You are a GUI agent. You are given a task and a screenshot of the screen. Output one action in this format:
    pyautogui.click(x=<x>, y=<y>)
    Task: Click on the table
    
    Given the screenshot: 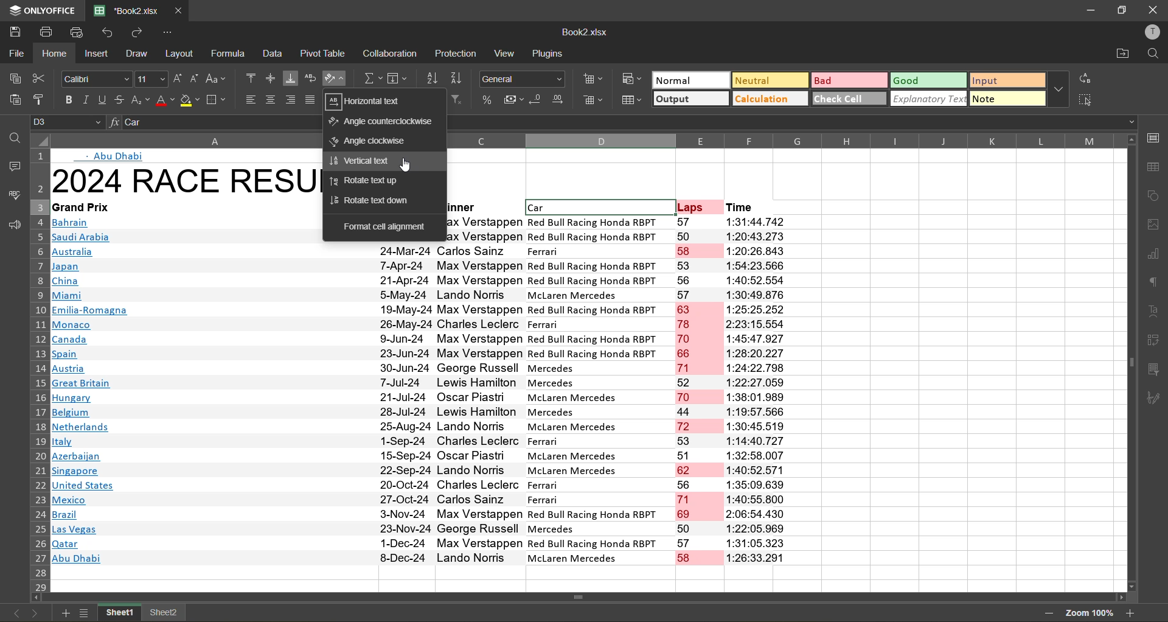 What is the action you would take?
    pyautogui.click(x=1156, y=169)
    